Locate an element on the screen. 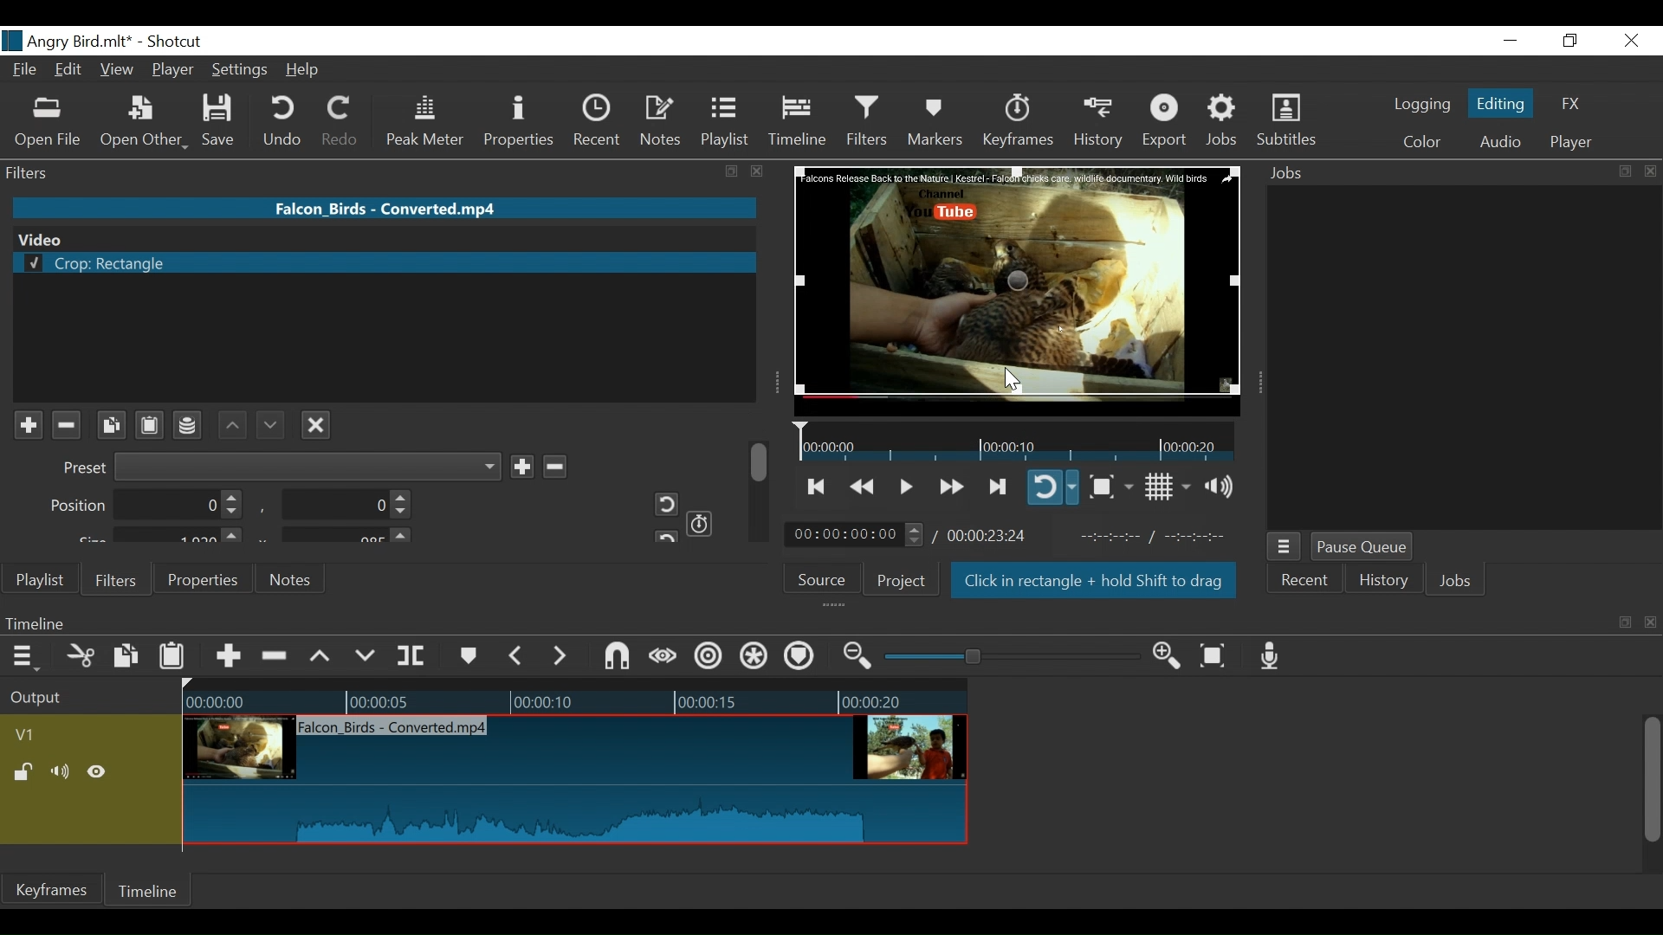  close is located at coordinates (758, 171).